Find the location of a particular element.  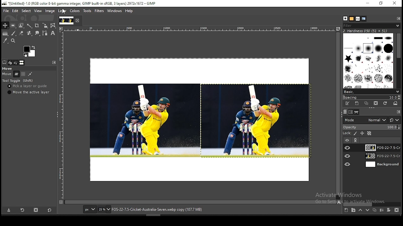

heal tool is located at coordinates (29, 34).